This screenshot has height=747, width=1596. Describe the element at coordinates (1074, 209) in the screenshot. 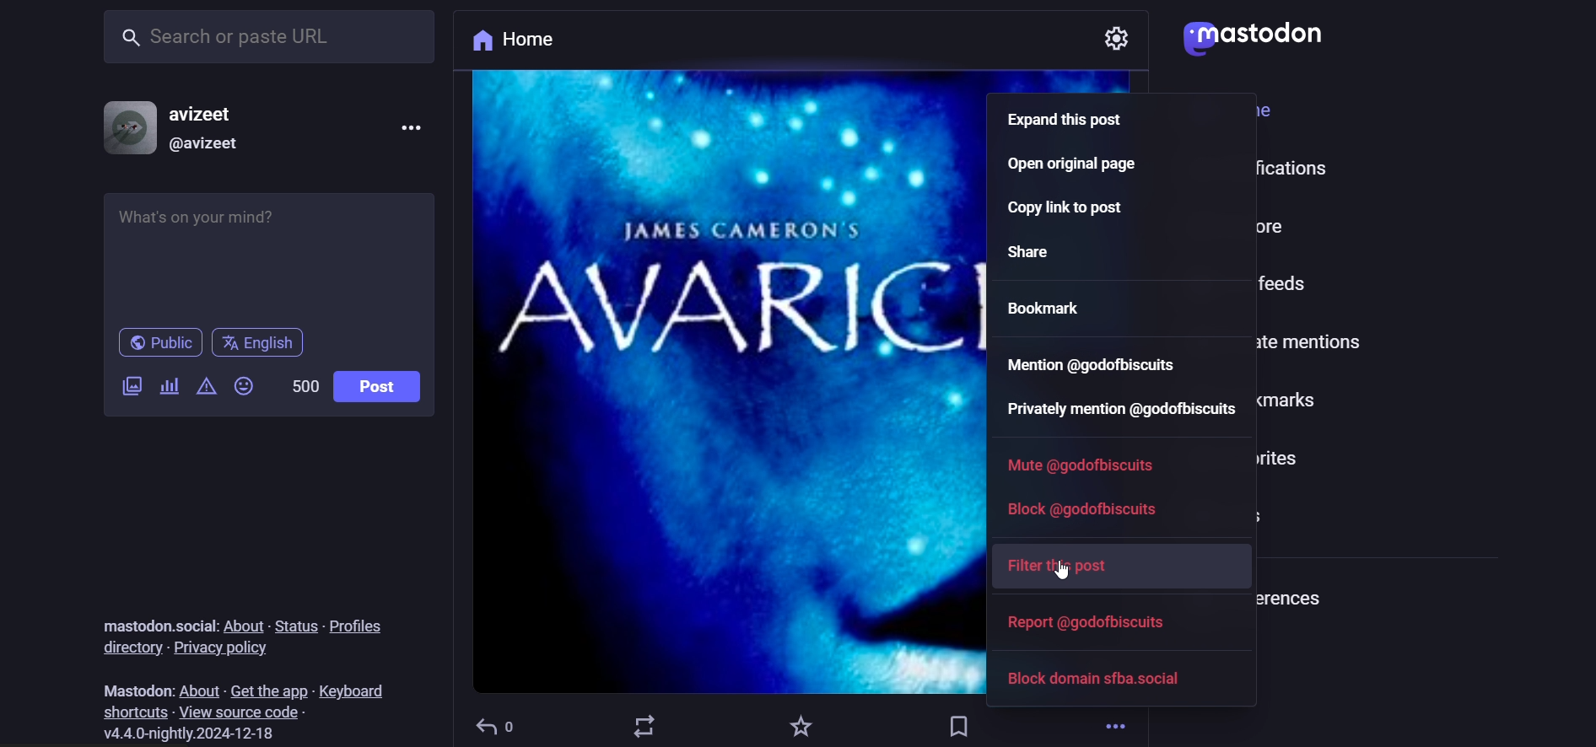

I see `copy link to post` at that location.